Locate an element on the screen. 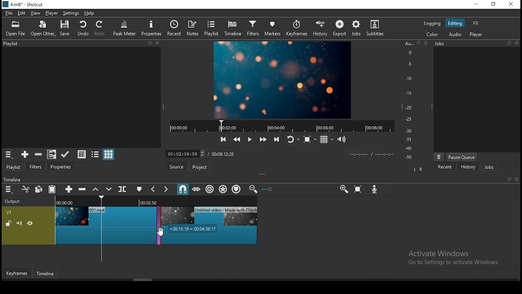 The height and width of the screenshot is (294, 522). open file is located at coordinates (15, 29).